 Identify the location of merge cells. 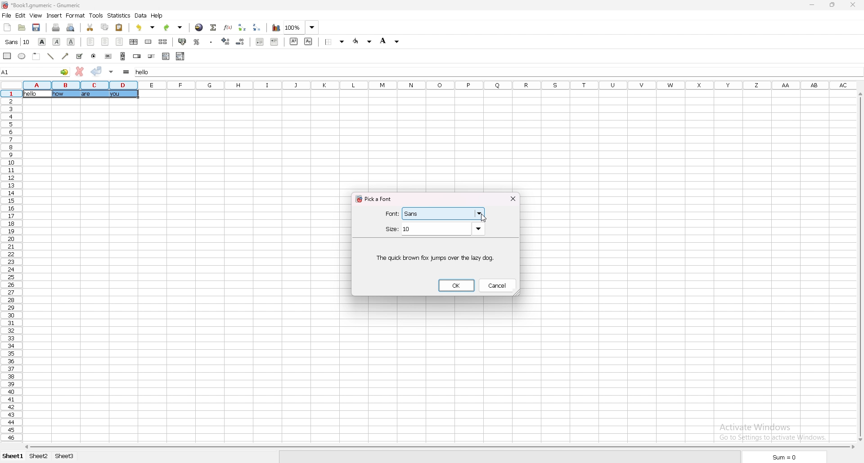
(148, 42).